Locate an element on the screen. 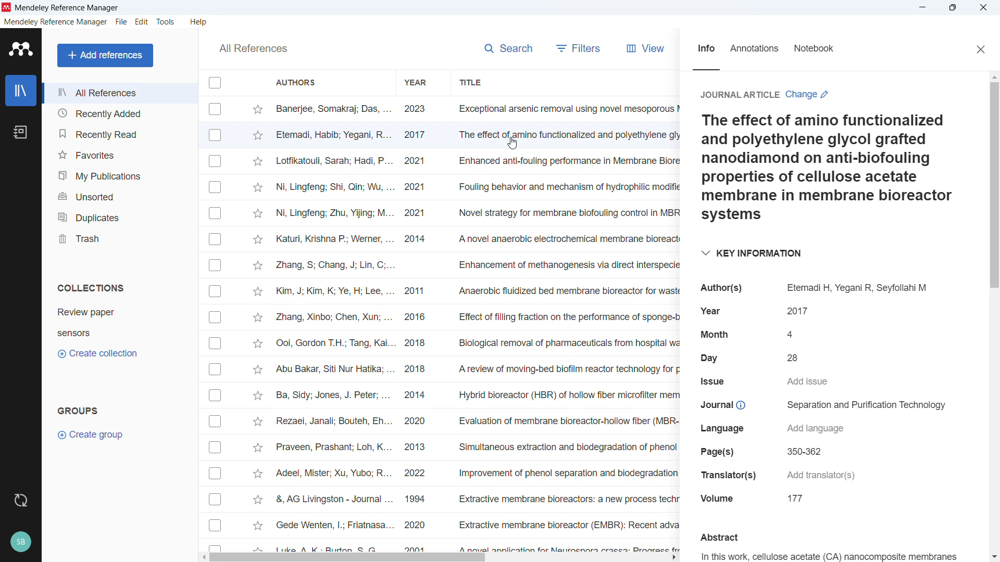 The image size is (1000, 562). Recently added  is located at coordinates (119, 113).